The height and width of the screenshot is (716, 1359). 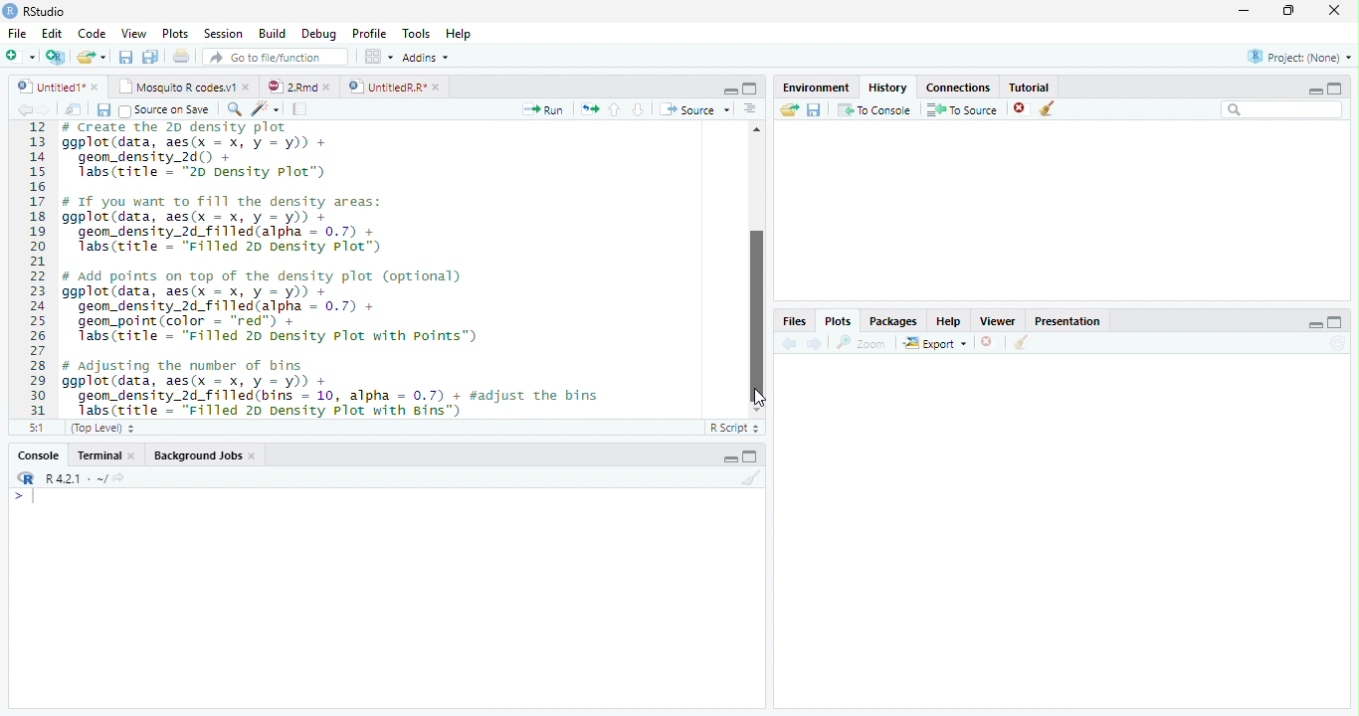 I want to click on minimize, so click(x=1316, y=324).